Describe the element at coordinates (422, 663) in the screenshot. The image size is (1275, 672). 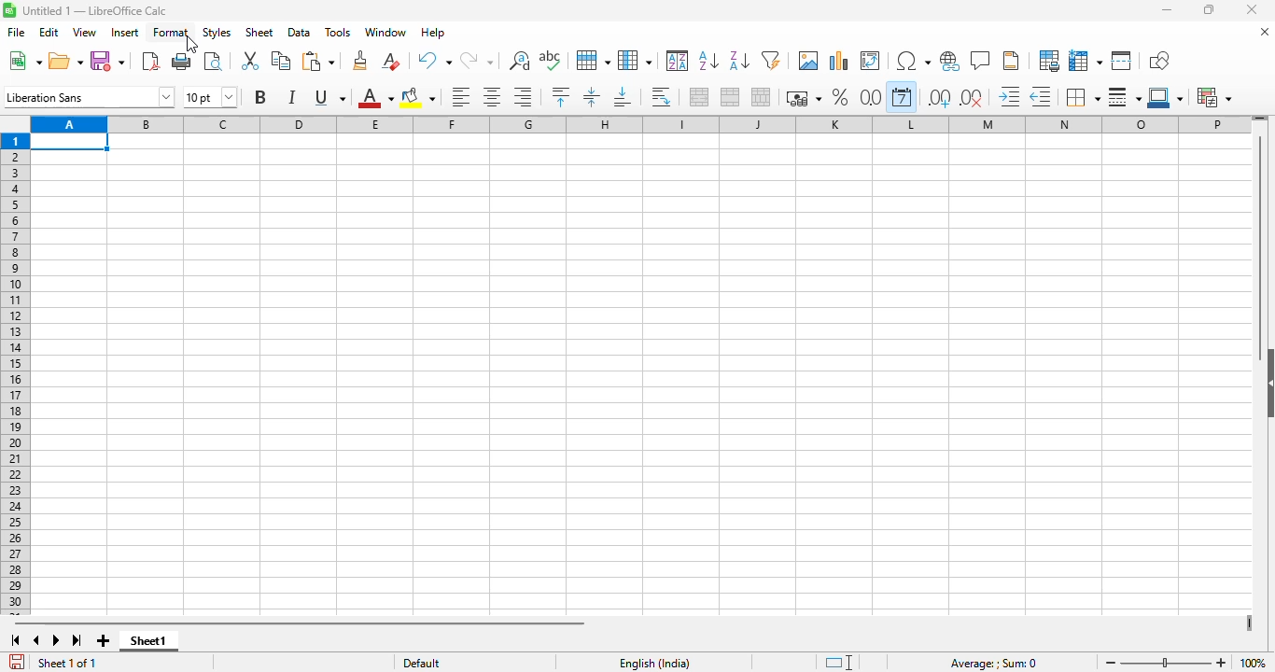
I see `default` at that location.